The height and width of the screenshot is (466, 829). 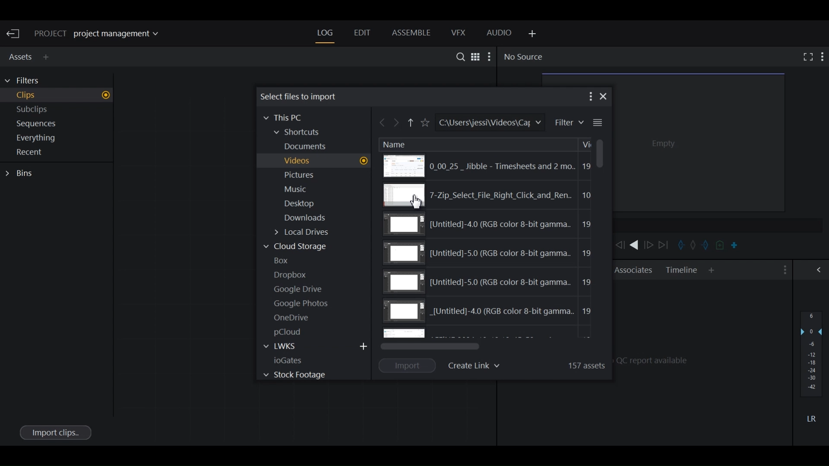 What do you see at coordinates (693, 246) in the screenshot?
I see `Clear marks` at bounding box center [693, 246].